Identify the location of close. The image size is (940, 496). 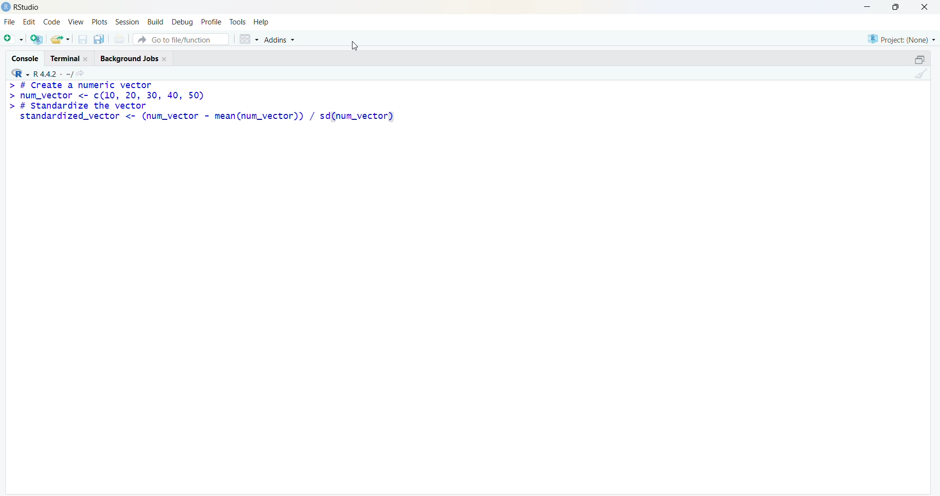
(164, 59).